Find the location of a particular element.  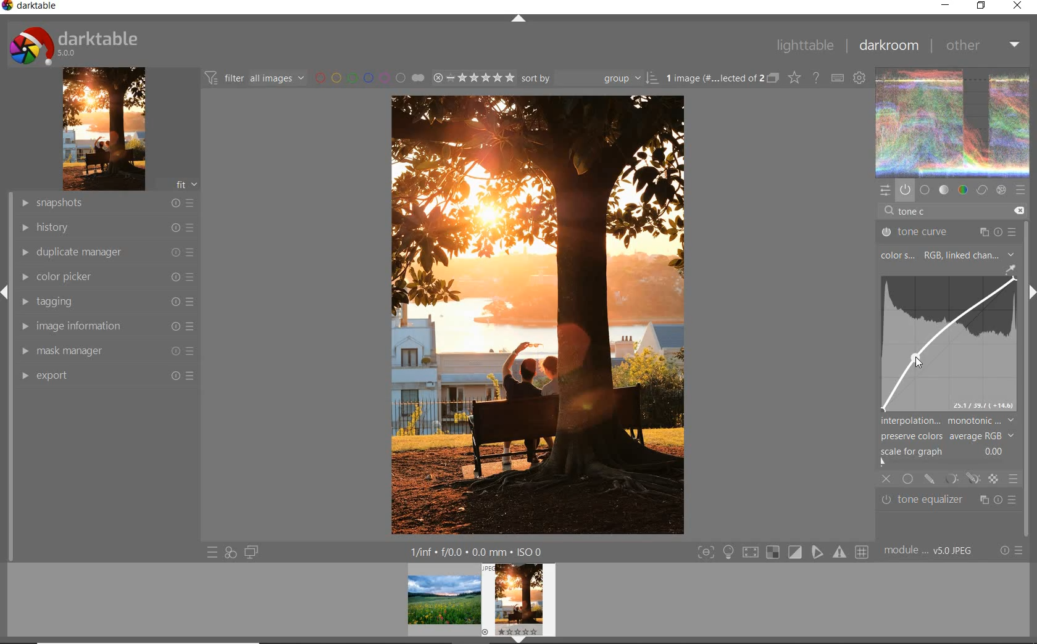

restore is located at coordinates (983, 6).